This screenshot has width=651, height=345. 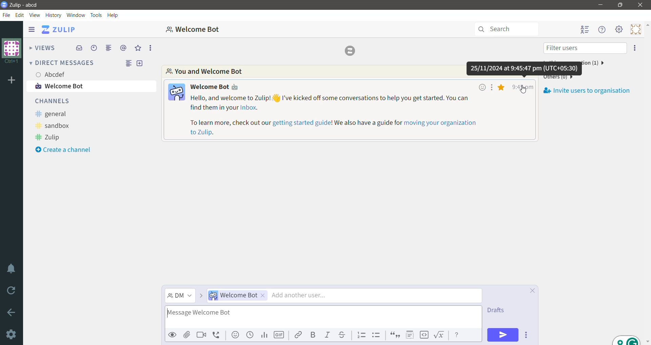 I want to click on Conversation Participants details, so click(x=314, y=71).